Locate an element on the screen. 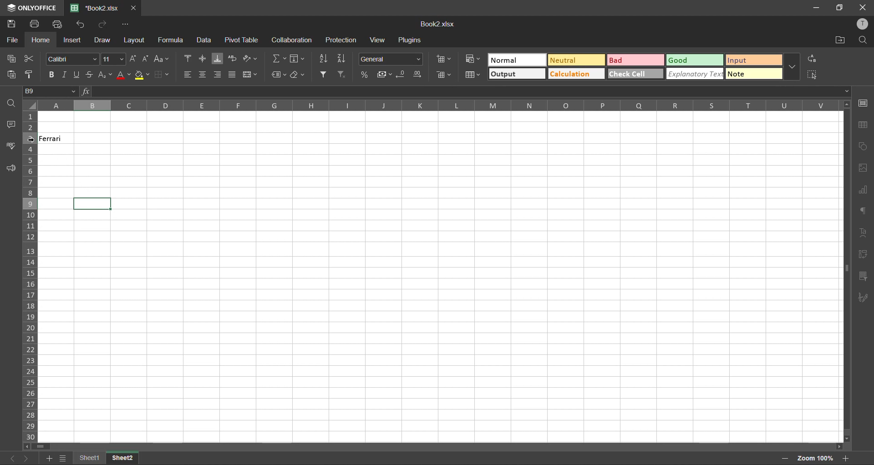  more options is located at coordinates (790, 66).